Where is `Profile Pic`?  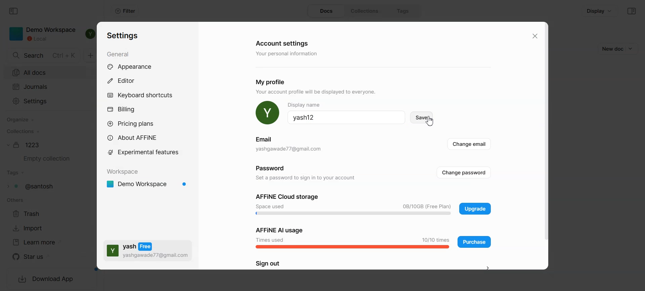
Profile Pic is located at coordinates (267, 113).